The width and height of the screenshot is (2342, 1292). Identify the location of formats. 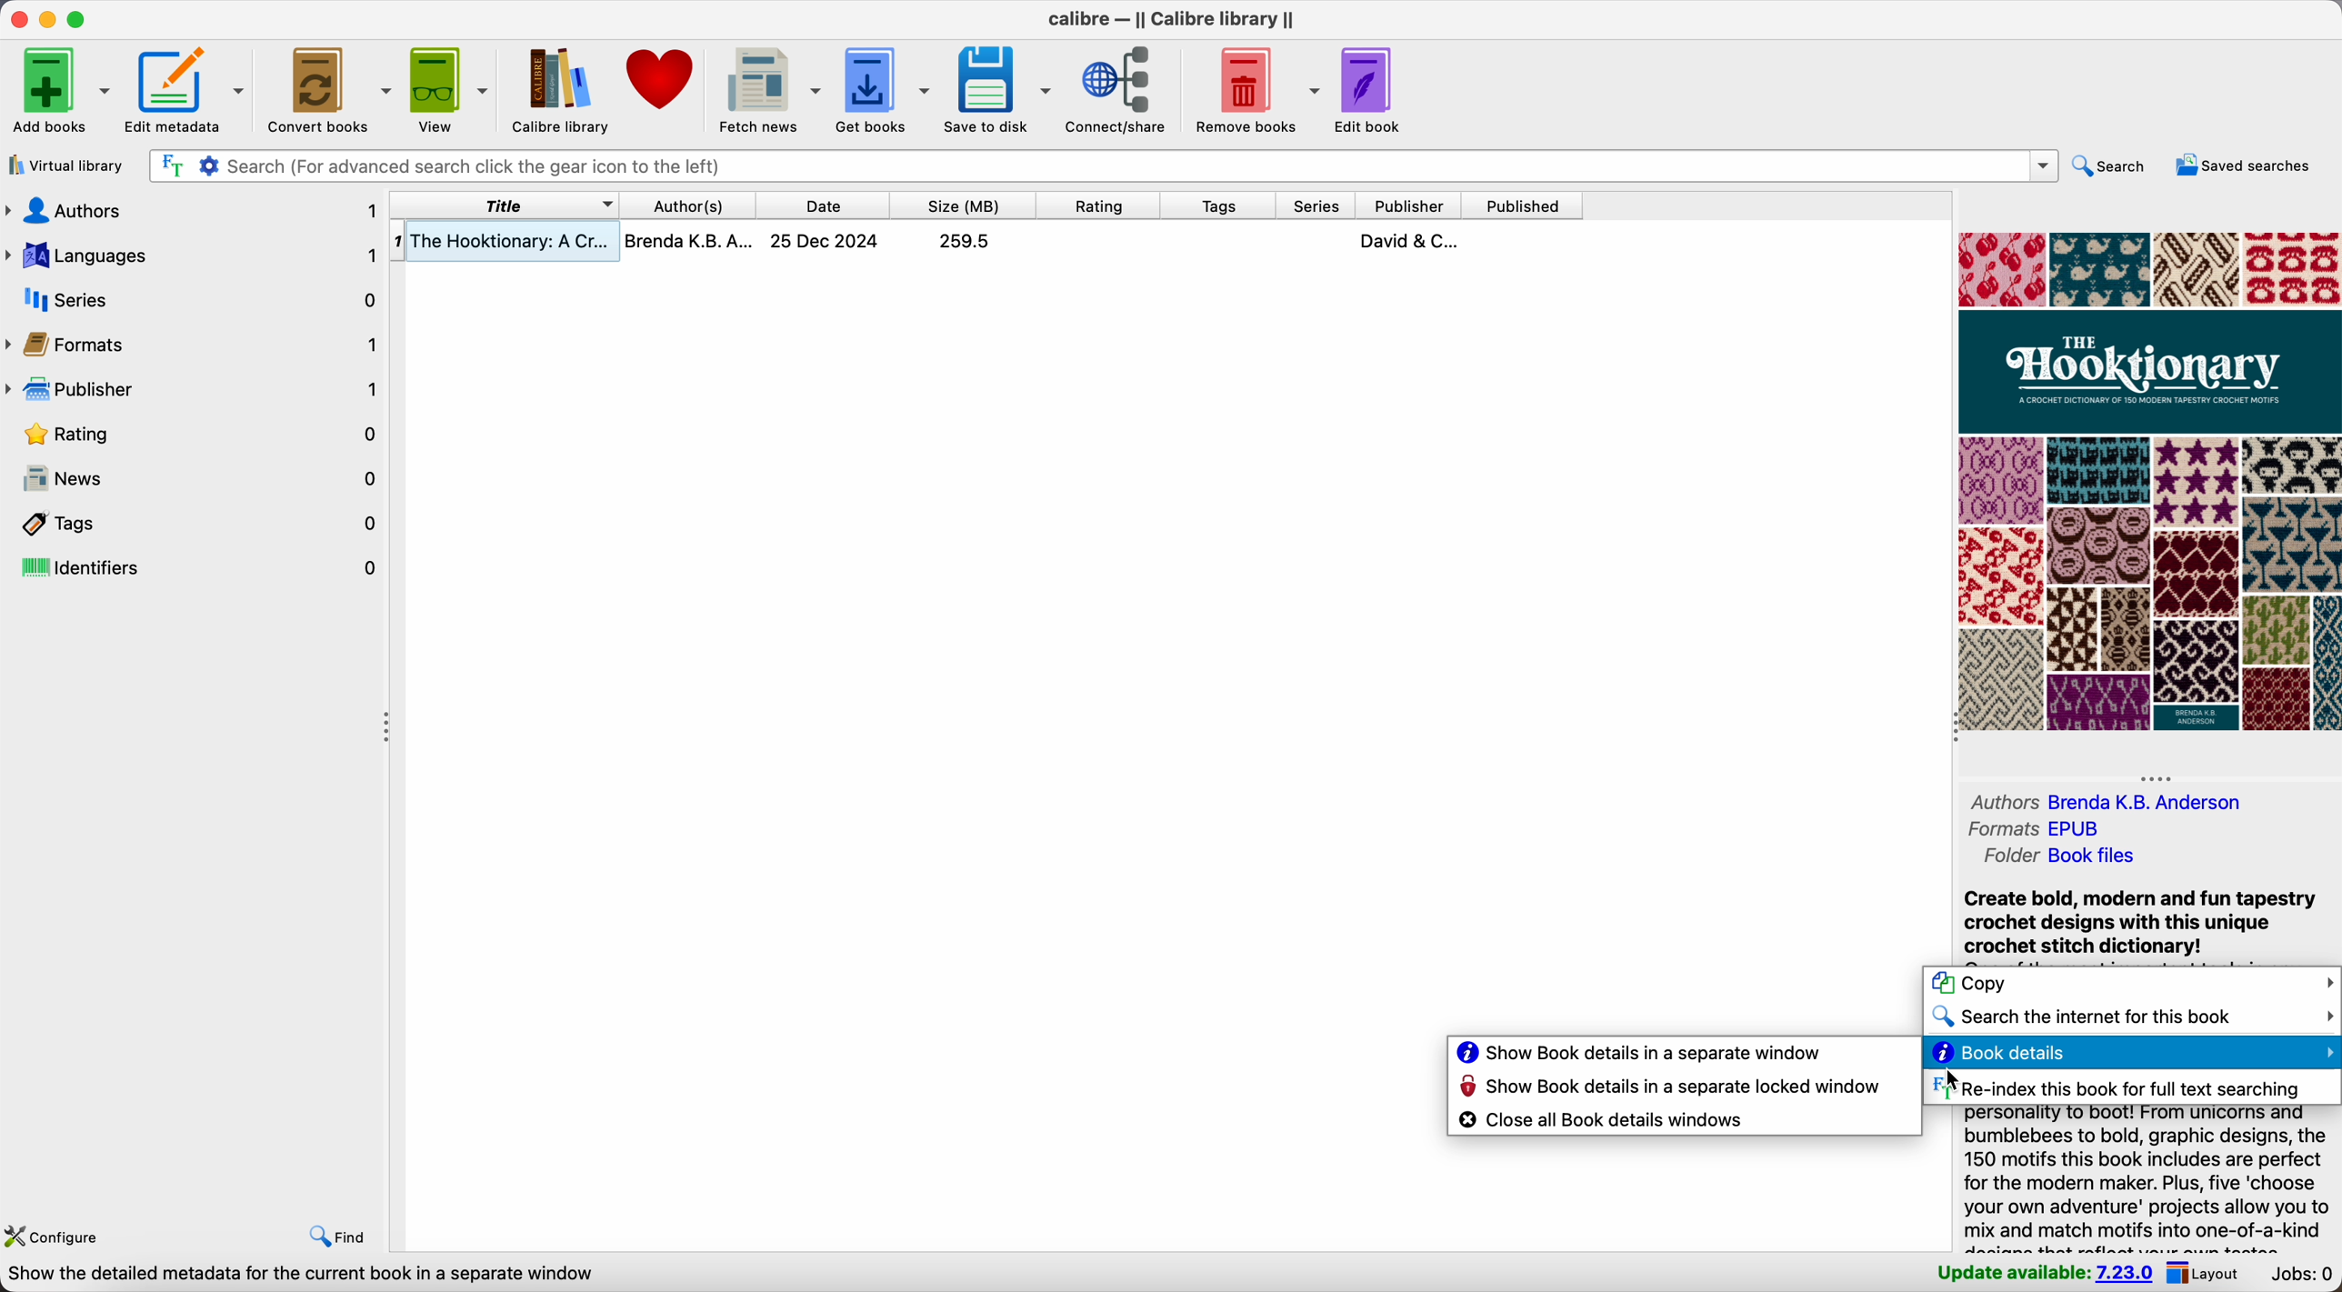
(2042, 831).